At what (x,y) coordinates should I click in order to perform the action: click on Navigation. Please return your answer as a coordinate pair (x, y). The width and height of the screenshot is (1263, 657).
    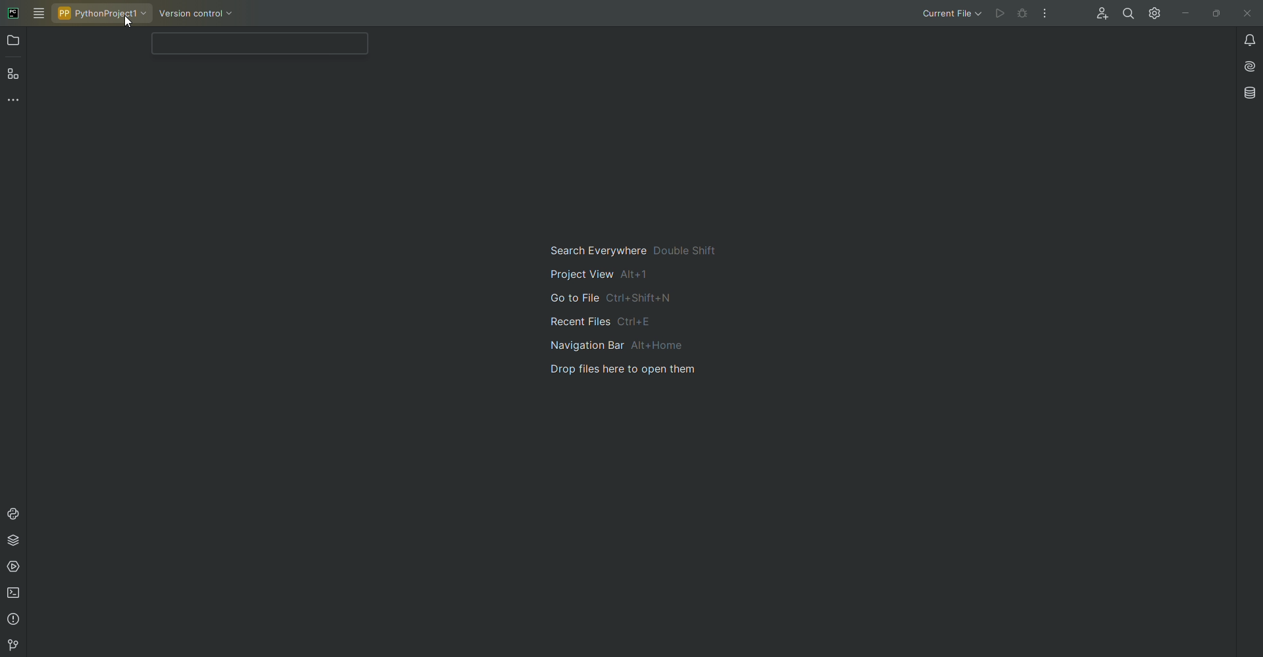
    Looking at the image, I should click on (642, 310).